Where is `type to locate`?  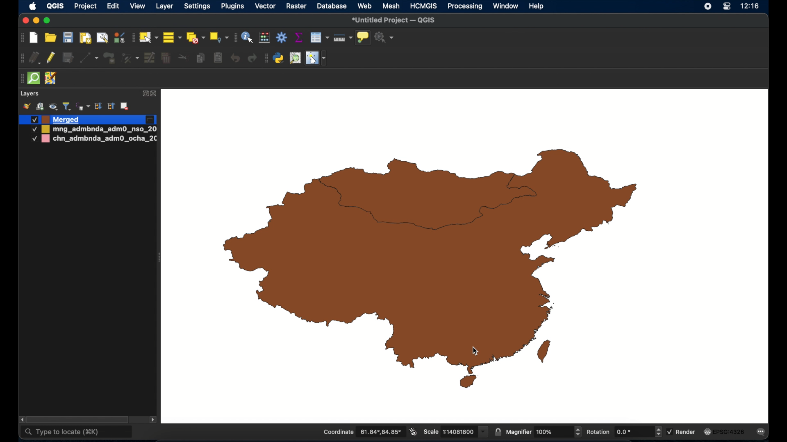 type to locate is located at coordinates (77, 433).